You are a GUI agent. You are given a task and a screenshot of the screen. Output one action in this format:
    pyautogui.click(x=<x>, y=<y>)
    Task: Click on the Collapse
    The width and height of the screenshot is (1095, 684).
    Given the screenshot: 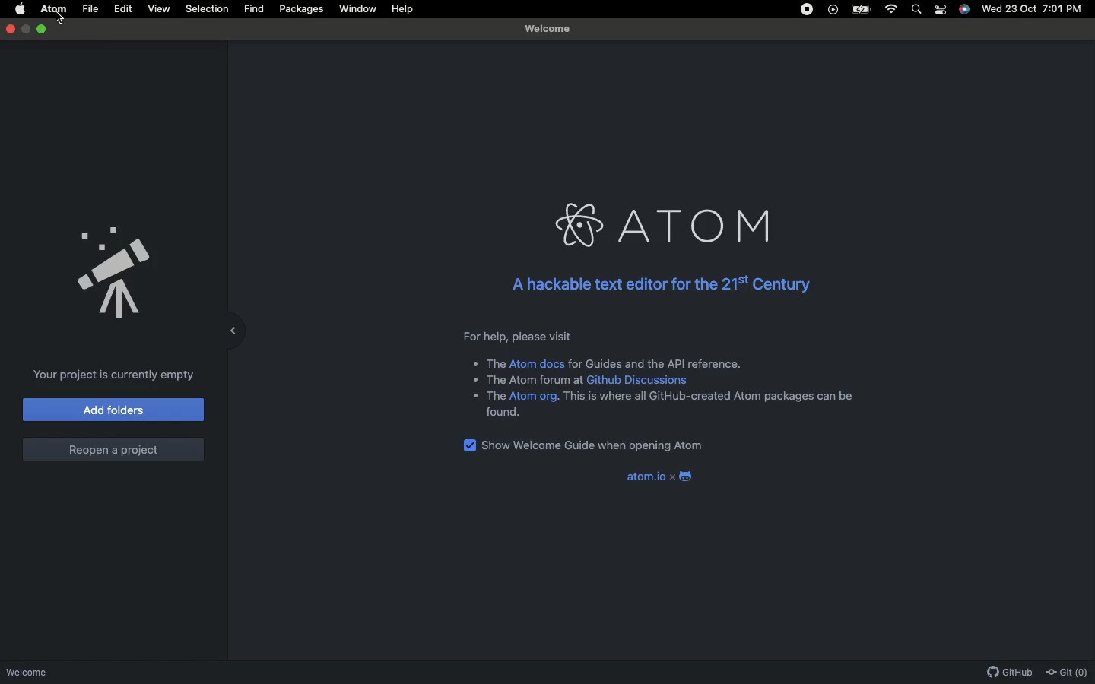 What is the action you would take?
    pyautogui.click(x=234, y=329)
    